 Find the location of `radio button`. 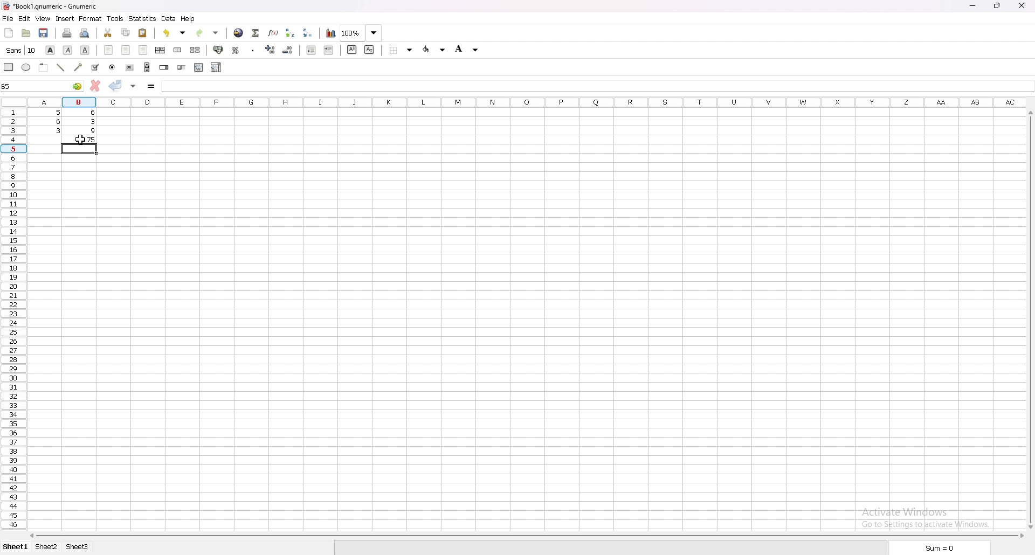

radio button is located at coordinates (113, 67).